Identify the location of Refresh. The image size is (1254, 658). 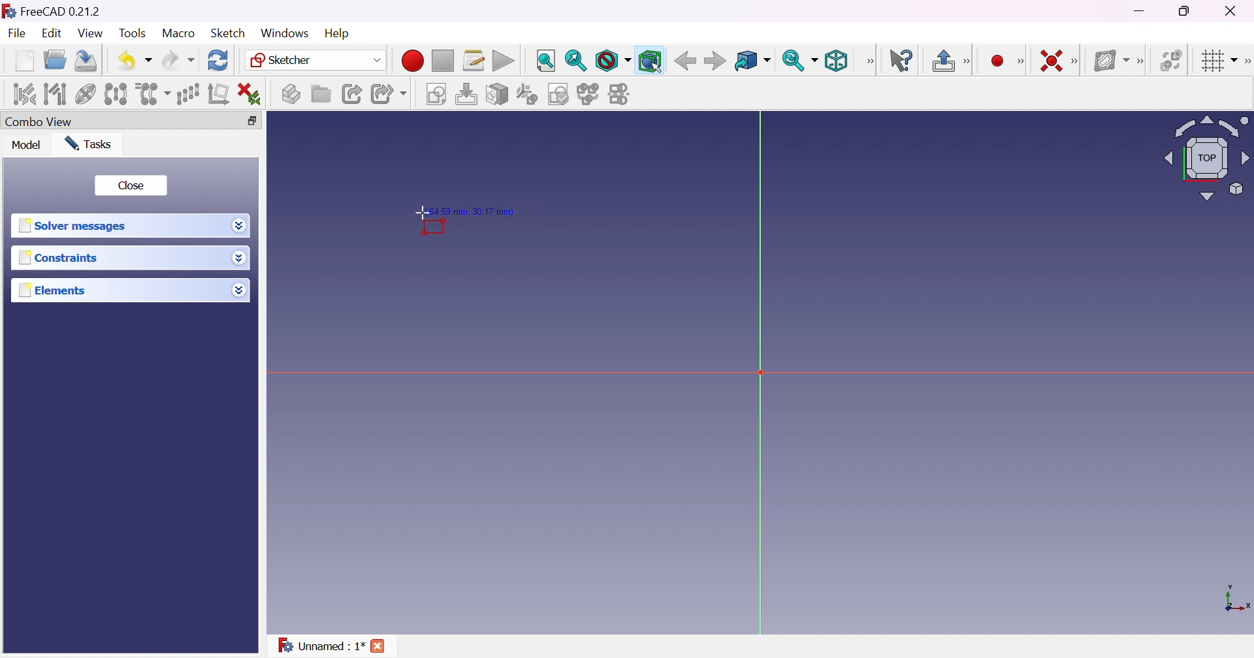
(219, 60).